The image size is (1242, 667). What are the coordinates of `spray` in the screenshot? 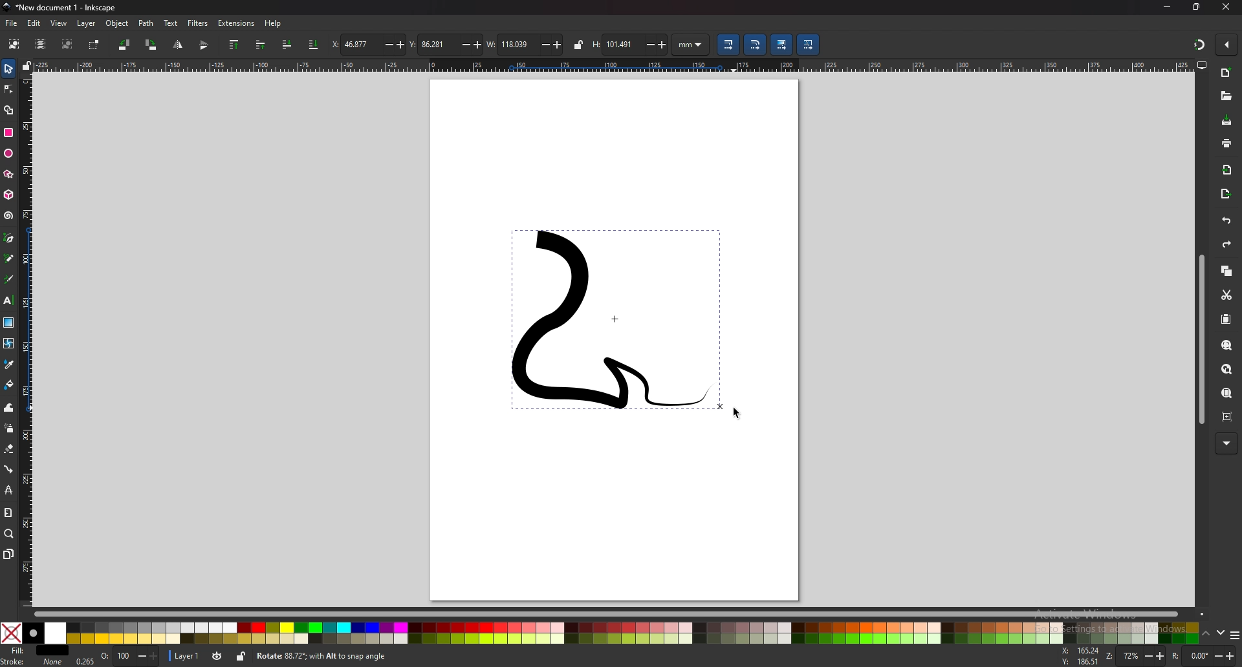 It's located at (10, 428).